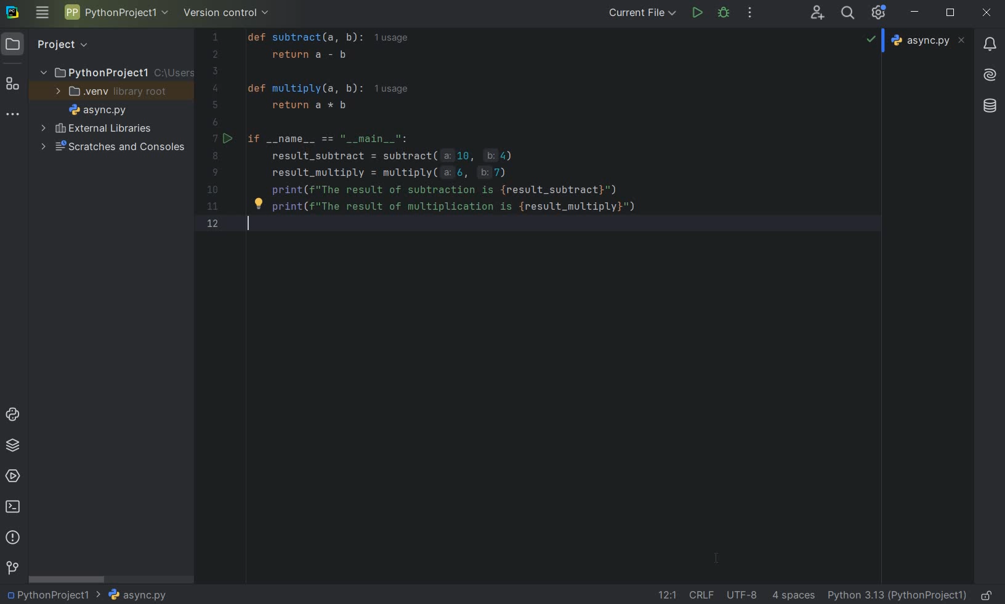 Image resolution: width=1005 pixels, height=604 pixels. I want to click on version control, so click(12, 568).